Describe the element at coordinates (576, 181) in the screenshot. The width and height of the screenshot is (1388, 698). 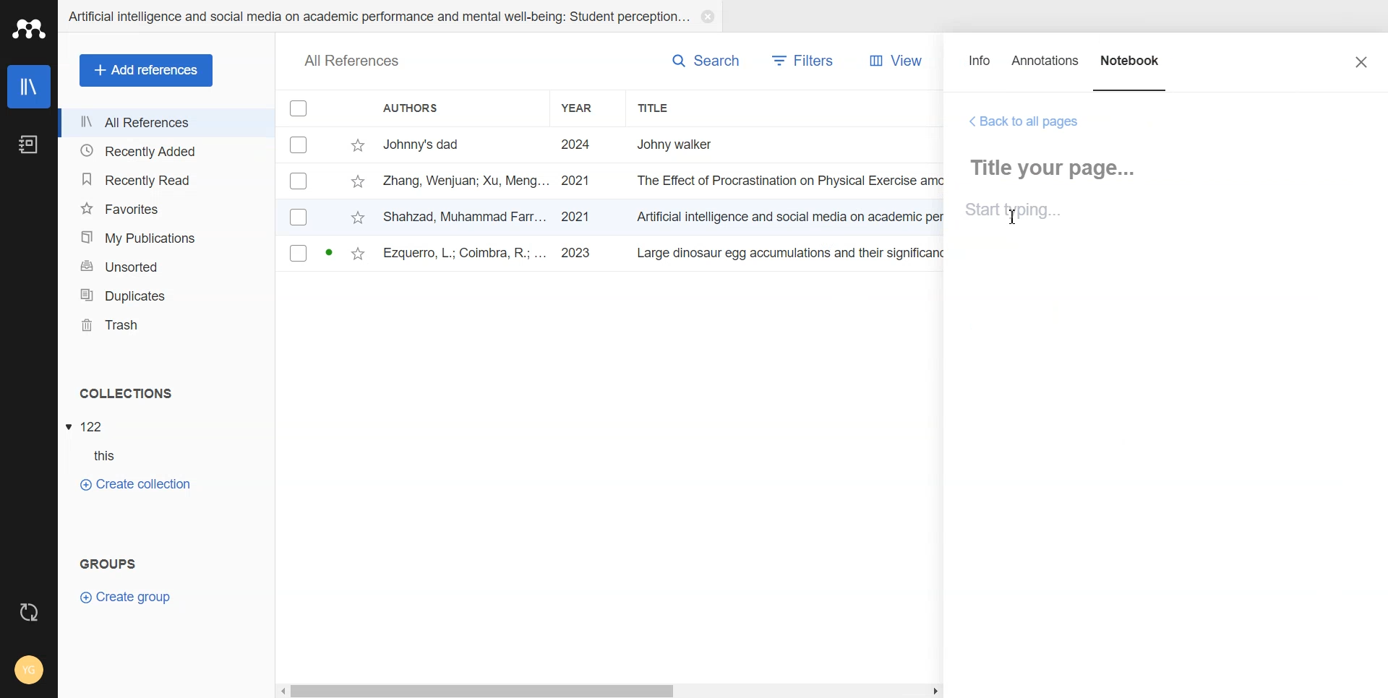
I see `2021` at that location.